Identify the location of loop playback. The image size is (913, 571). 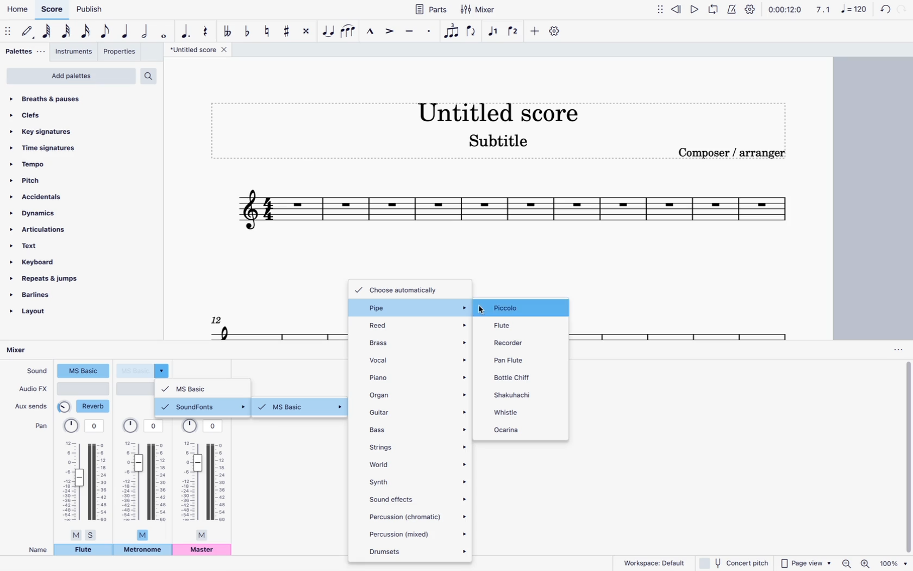
(714, 11).